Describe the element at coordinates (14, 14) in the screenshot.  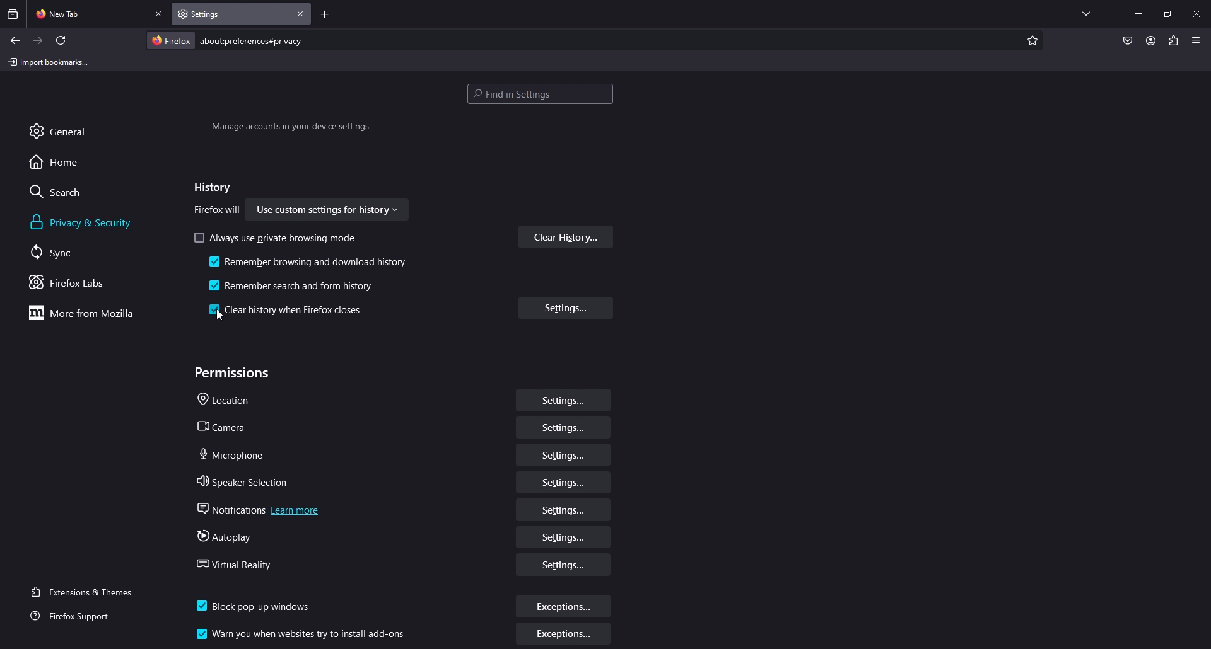
I see `recent browsing` at that location.